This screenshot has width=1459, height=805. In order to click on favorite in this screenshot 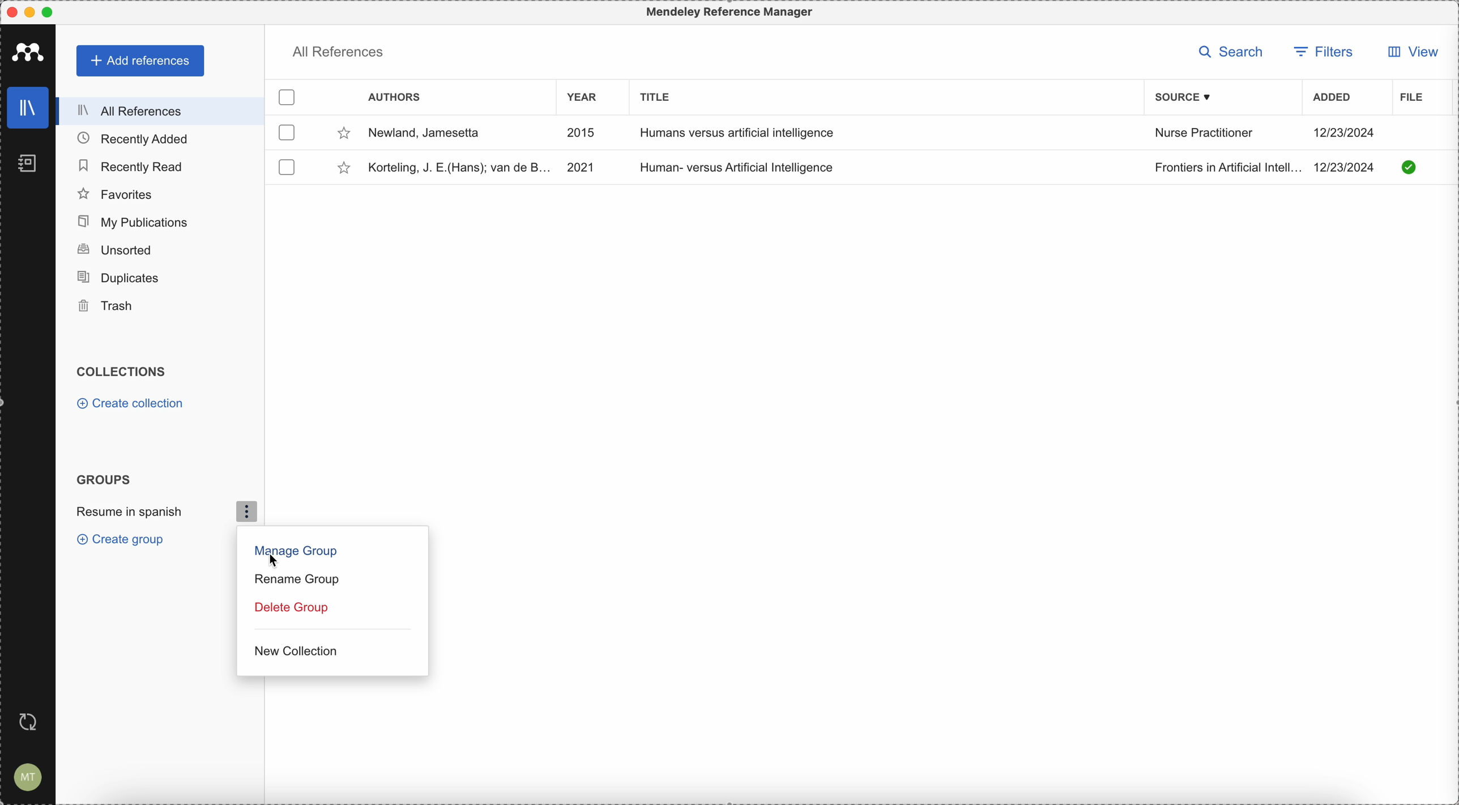, I will do `click(342, 134)`.